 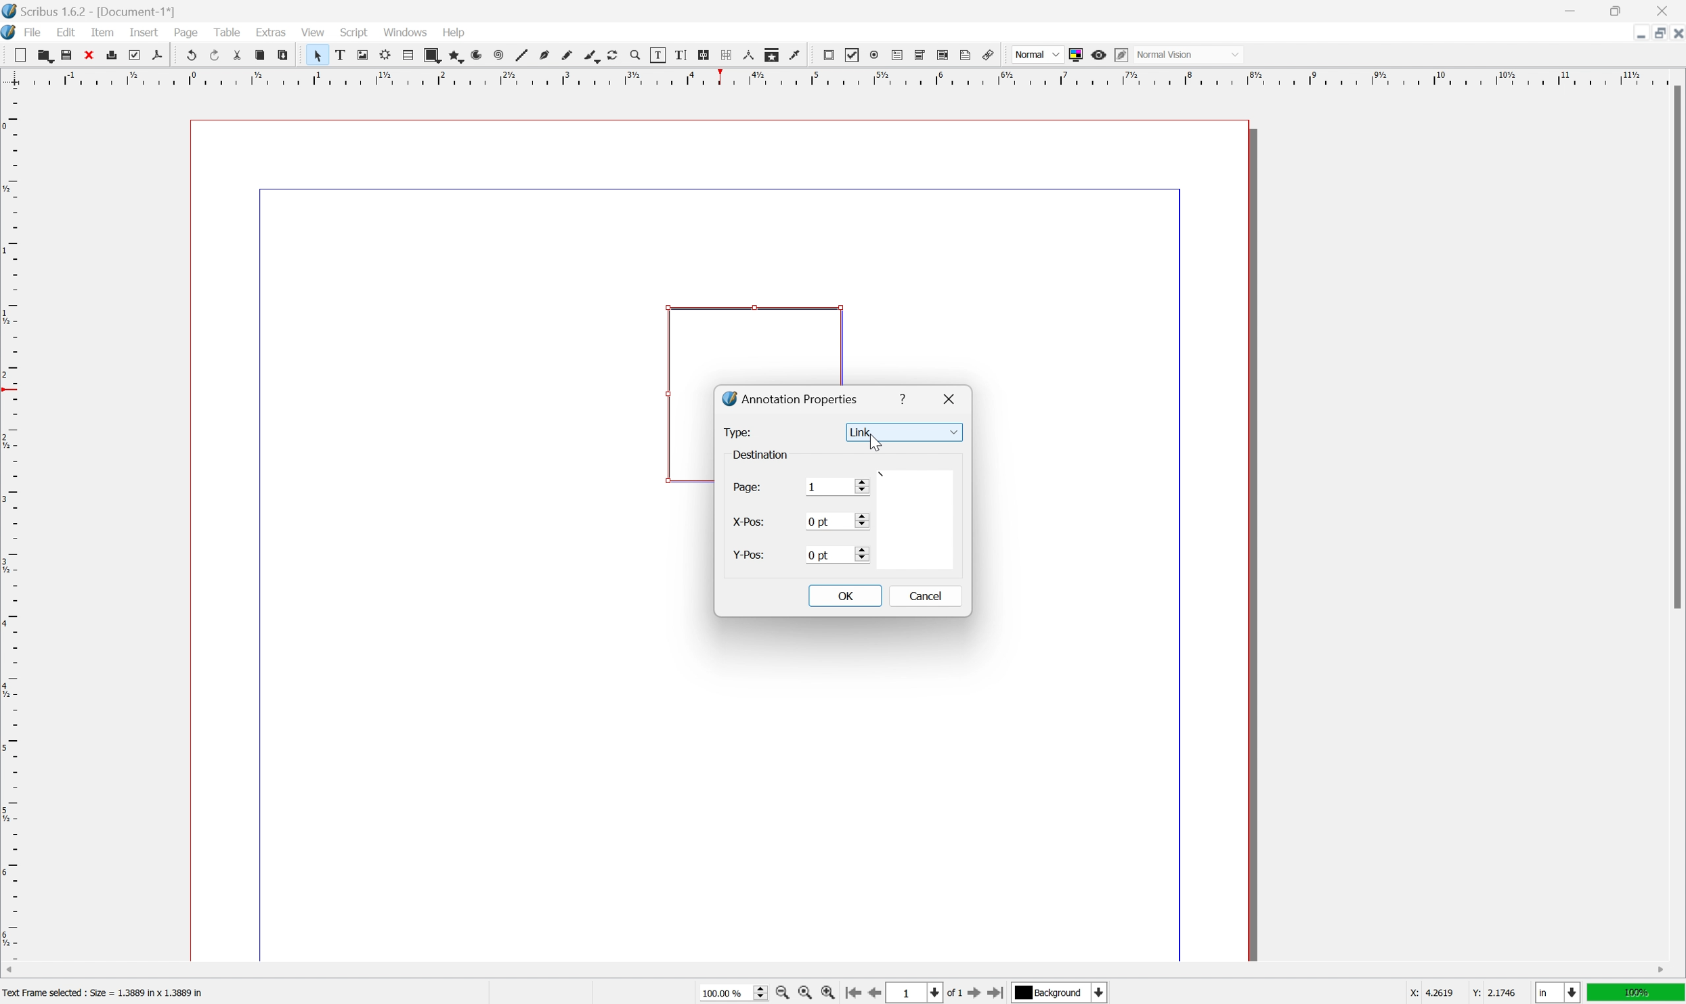 I want to click on 0 pt, so click(x=836, y=521).